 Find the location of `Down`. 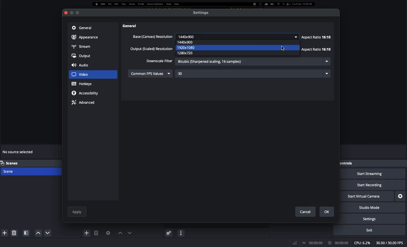

Down is located at coordinates (37, 233).